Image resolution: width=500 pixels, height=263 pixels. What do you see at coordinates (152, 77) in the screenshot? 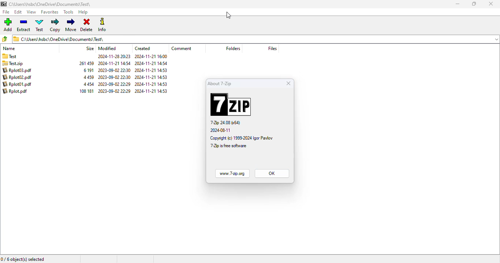
I see `2024-11-21 14:53` at bounding box center [152, 77].